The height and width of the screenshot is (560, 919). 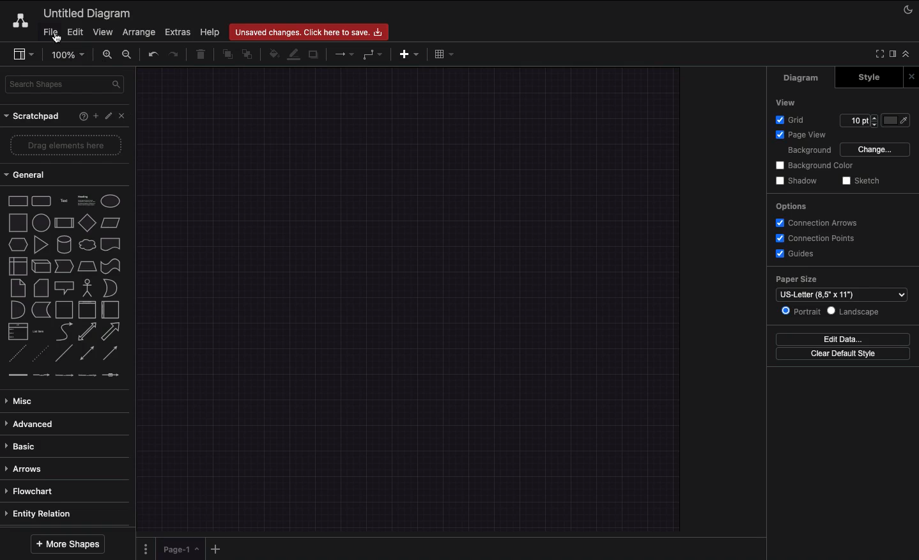 What do you see at coordinates (801, 311) in the screenshot?
I see `Portrait ` at bounding box center [801, 311].